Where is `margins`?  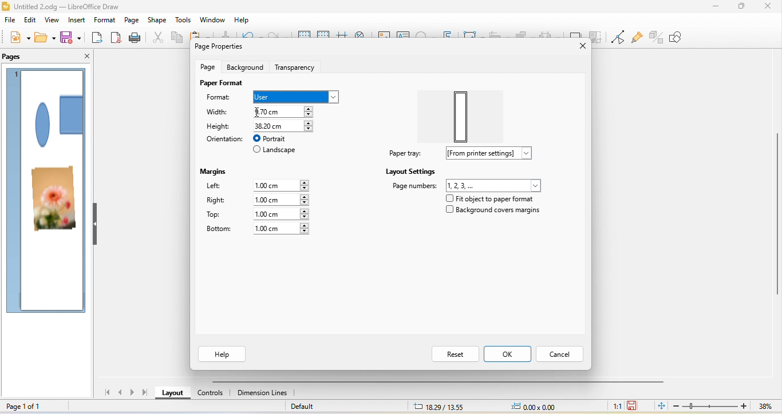 margins is located at coordinates (215, 172).